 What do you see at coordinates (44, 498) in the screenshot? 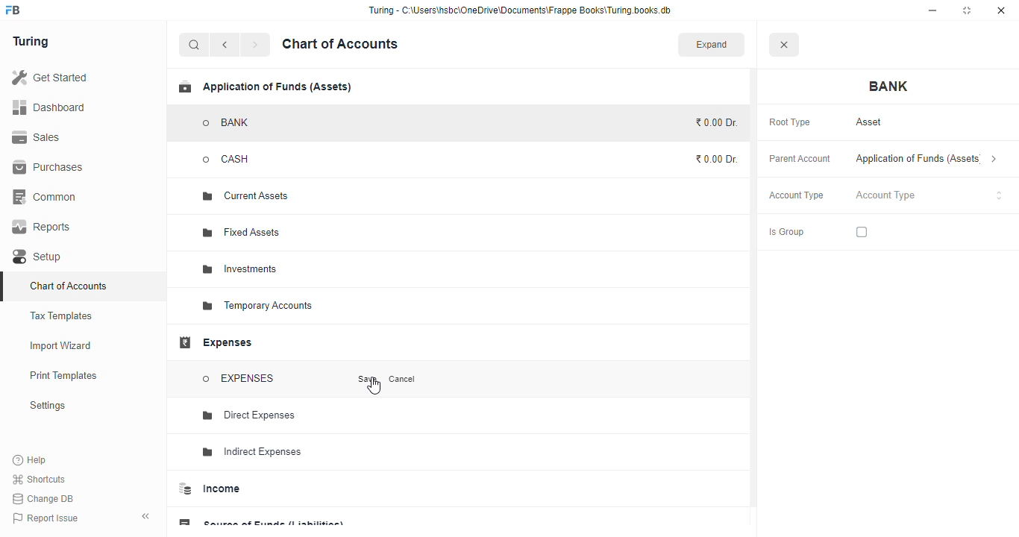
I see `change DB` at bounding box center [44, 498].